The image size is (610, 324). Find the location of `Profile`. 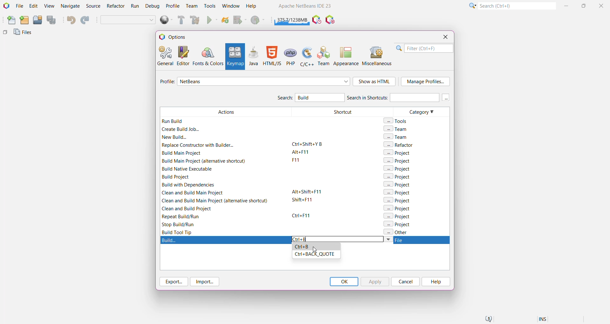

Profile is located at coordinates (173, 6).